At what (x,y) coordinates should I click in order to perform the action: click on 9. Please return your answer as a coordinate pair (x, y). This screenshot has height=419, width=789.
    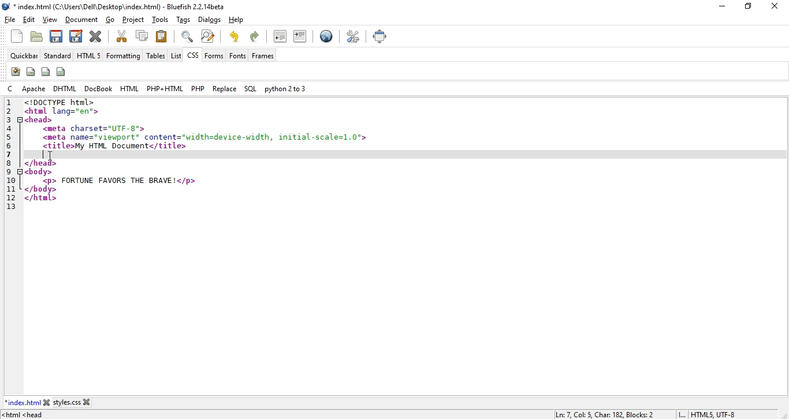
    Looking at the image, I should click on (10, 171).